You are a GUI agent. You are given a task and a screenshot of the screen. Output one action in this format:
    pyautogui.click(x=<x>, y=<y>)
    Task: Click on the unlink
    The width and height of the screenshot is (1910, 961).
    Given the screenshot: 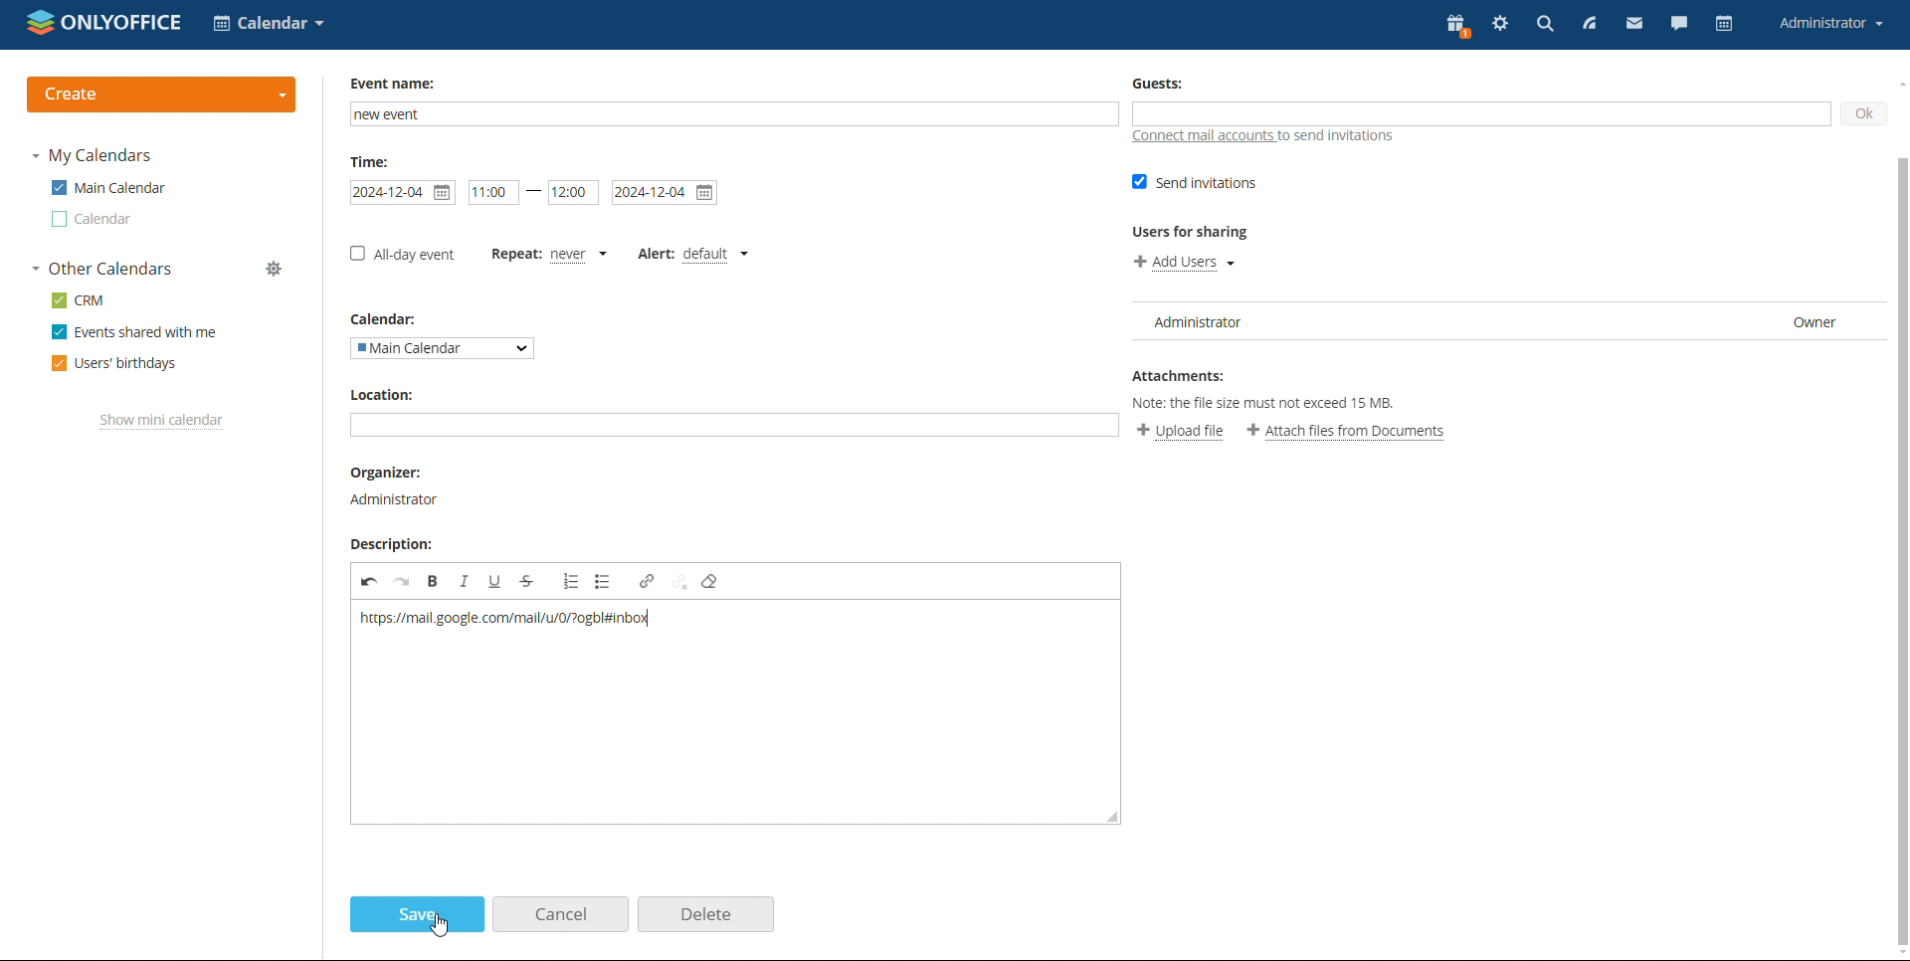 What is the action you would take?
    pyautogui.click(x=678, y=582)
    